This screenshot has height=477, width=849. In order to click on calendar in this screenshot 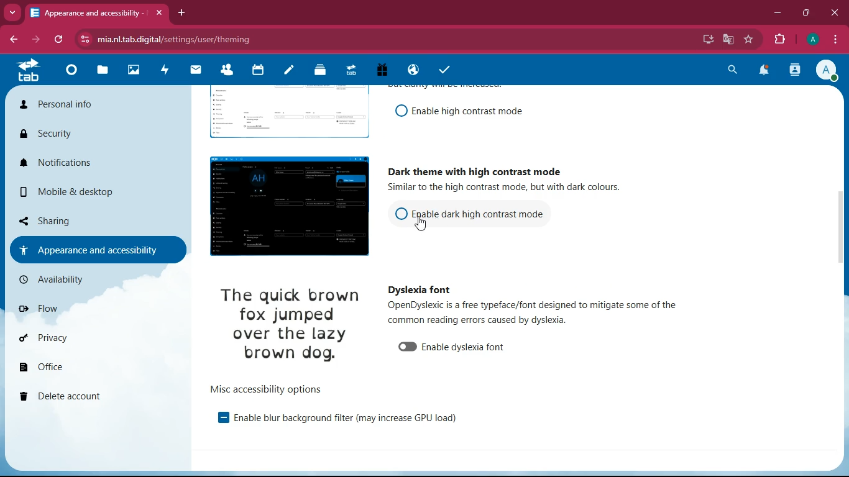, I will do `click(260, 73)`.